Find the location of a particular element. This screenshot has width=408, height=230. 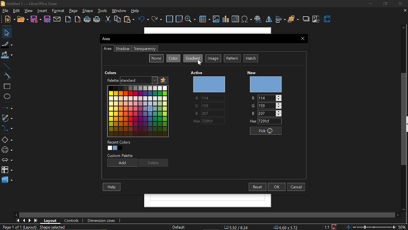

active B is located at coordinates (207, 113).